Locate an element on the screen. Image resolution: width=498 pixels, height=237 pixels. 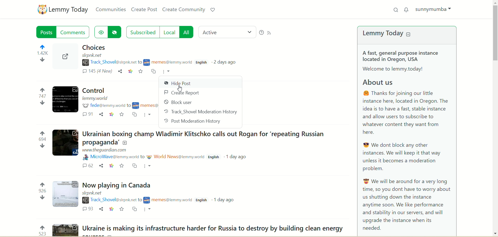
create community is located at coordinates (184, 10).